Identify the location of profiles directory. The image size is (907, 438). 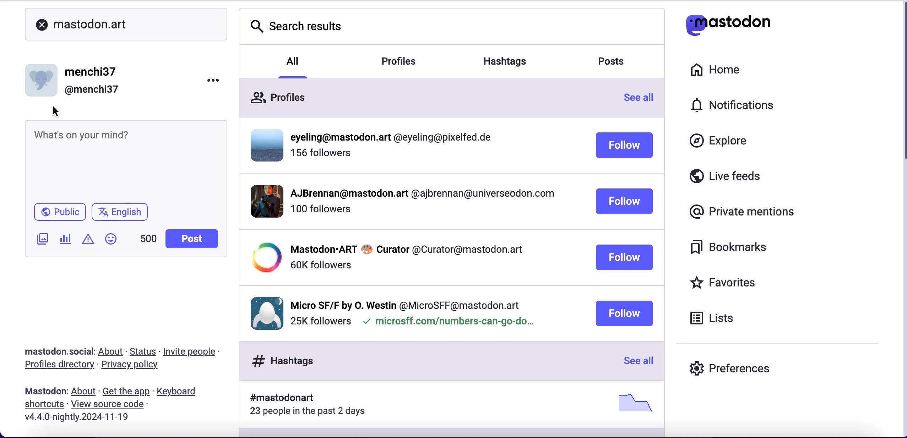
(58, 366).